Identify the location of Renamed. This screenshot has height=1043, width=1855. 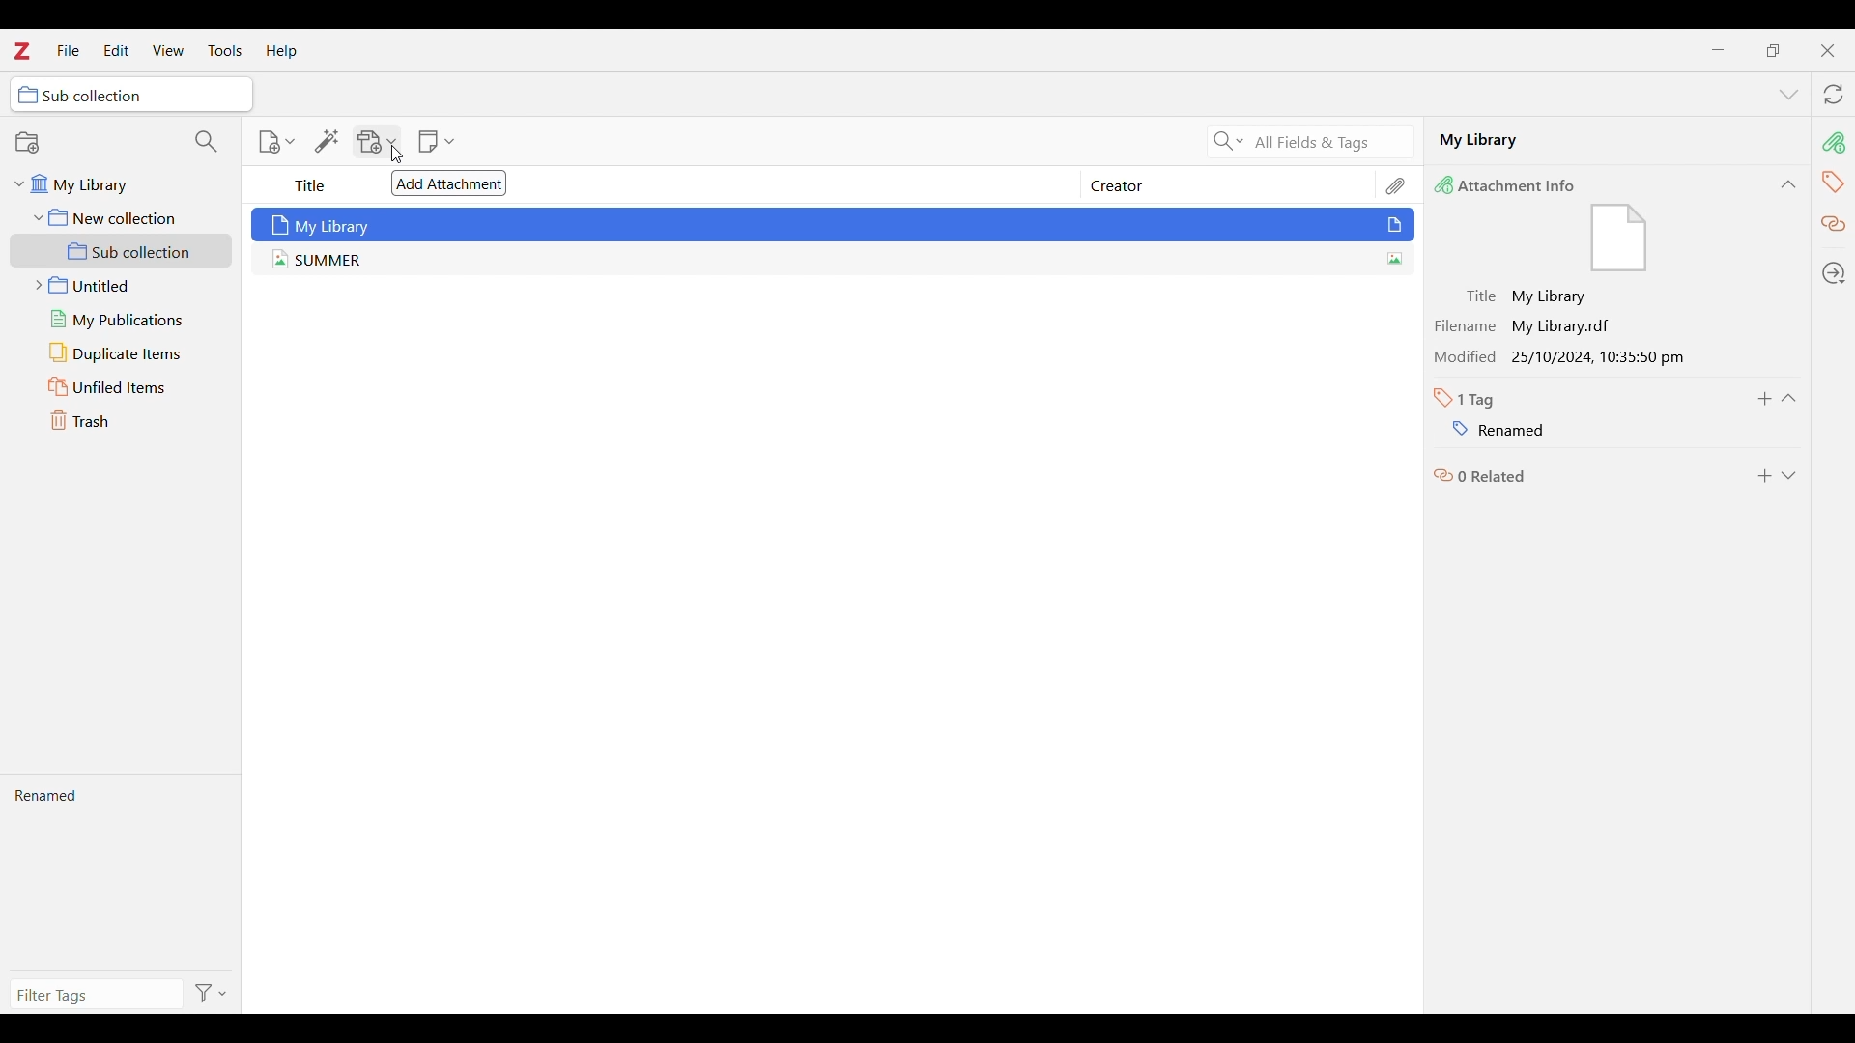
(123, 876).